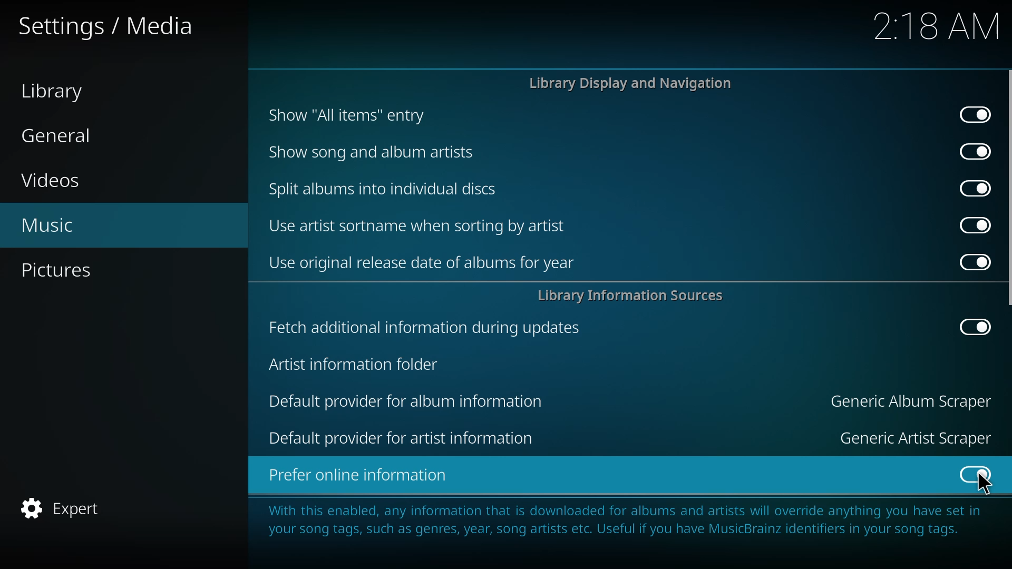 The width and height of the screenshot is (1012, 569). I want to click on generic, so click(914, 401).